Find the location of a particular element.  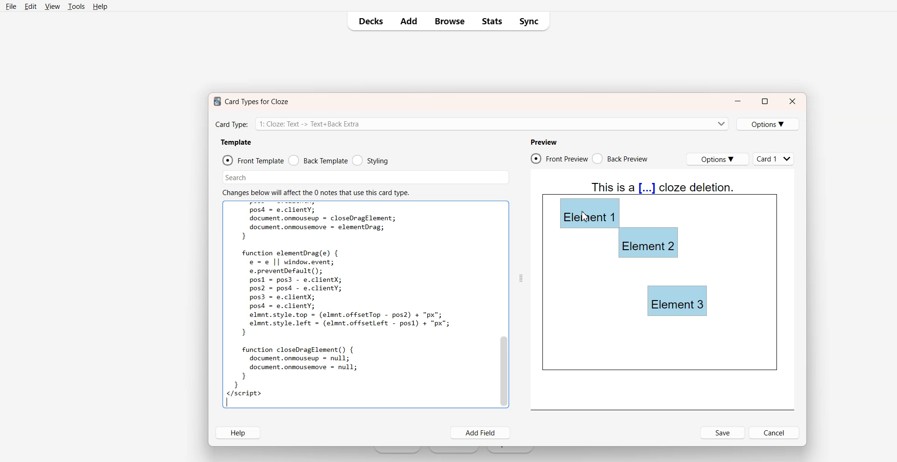

Text is located at coordinates (342, 304).